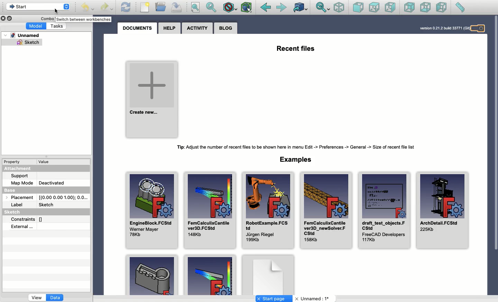 The image size is (498, 302). Describe the element at coordinates (126, 7) in the screenshot. I see `Refresh` at that location.